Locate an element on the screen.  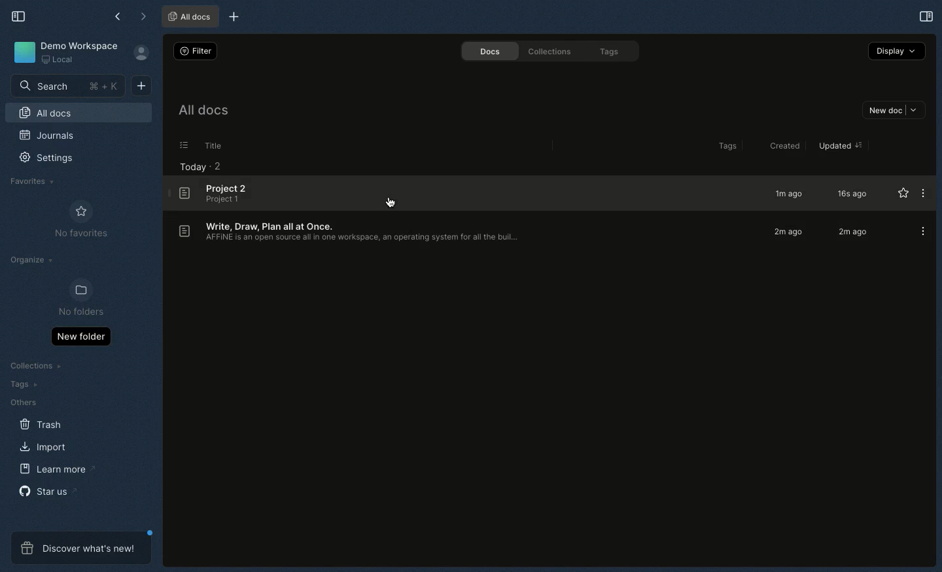
Icon is located at coordinates (22, 52).